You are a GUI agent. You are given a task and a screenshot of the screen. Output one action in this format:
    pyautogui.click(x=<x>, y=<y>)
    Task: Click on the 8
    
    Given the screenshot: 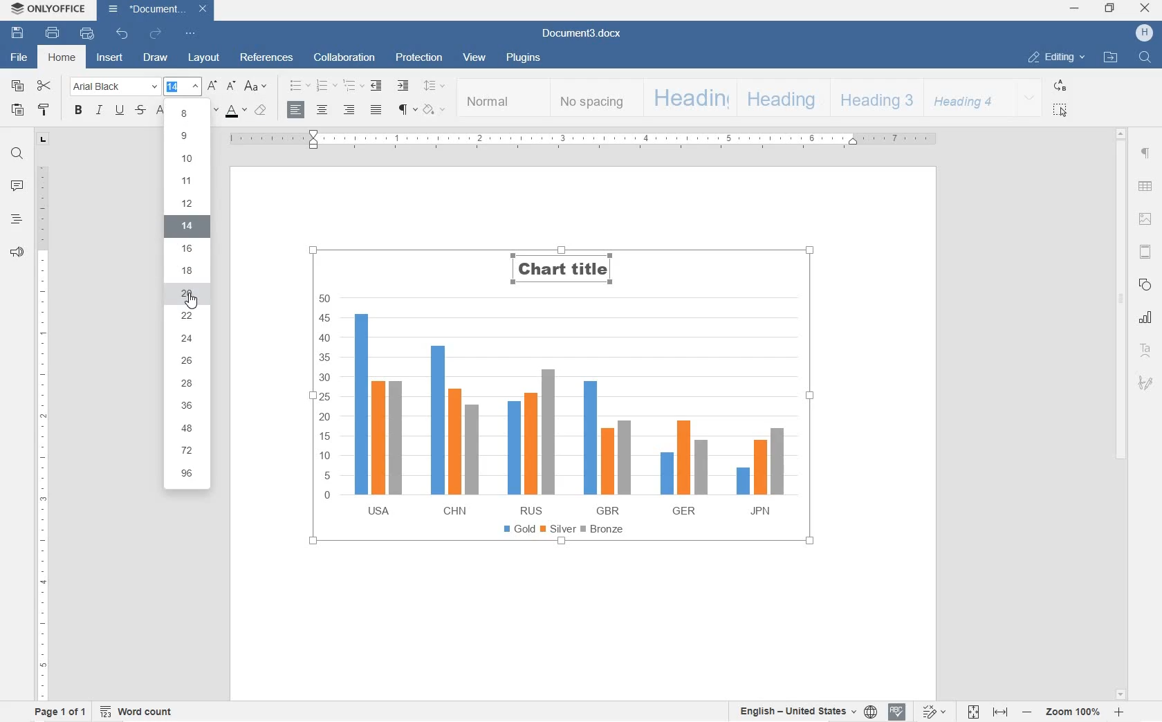 What is the action you would take?
    pyautogui.click(x=185, y=115)
    